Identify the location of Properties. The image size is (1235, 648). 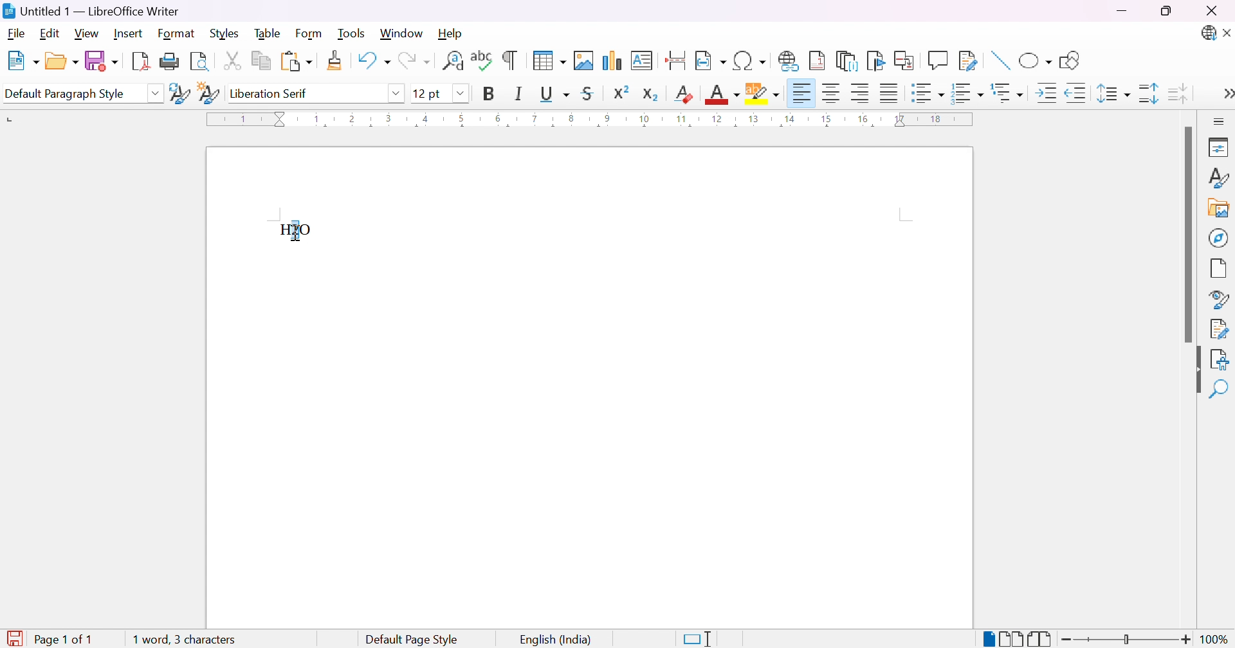
(1220, 147).